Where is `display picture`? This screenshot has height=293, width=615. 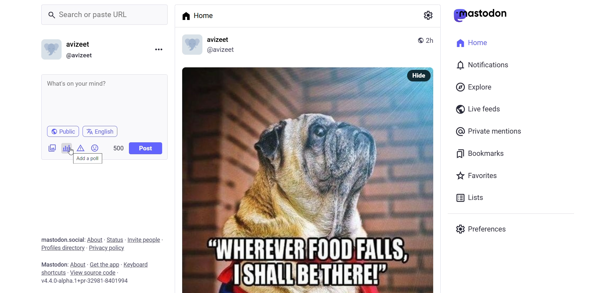 display picture is located at coordinates (189, 45).